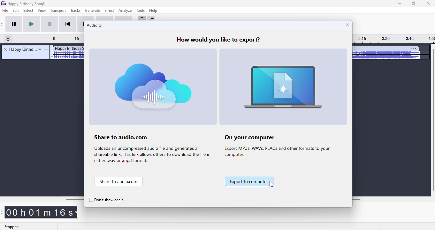 The image size is (435, 230). I want to click on tools, so click(140, 11).